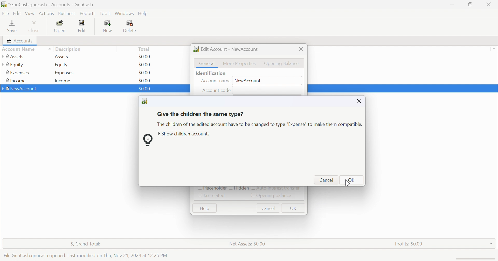 The height and width of the screenshot is (261, 498). I want to click on Auto intense transfer, so click(280, 189).